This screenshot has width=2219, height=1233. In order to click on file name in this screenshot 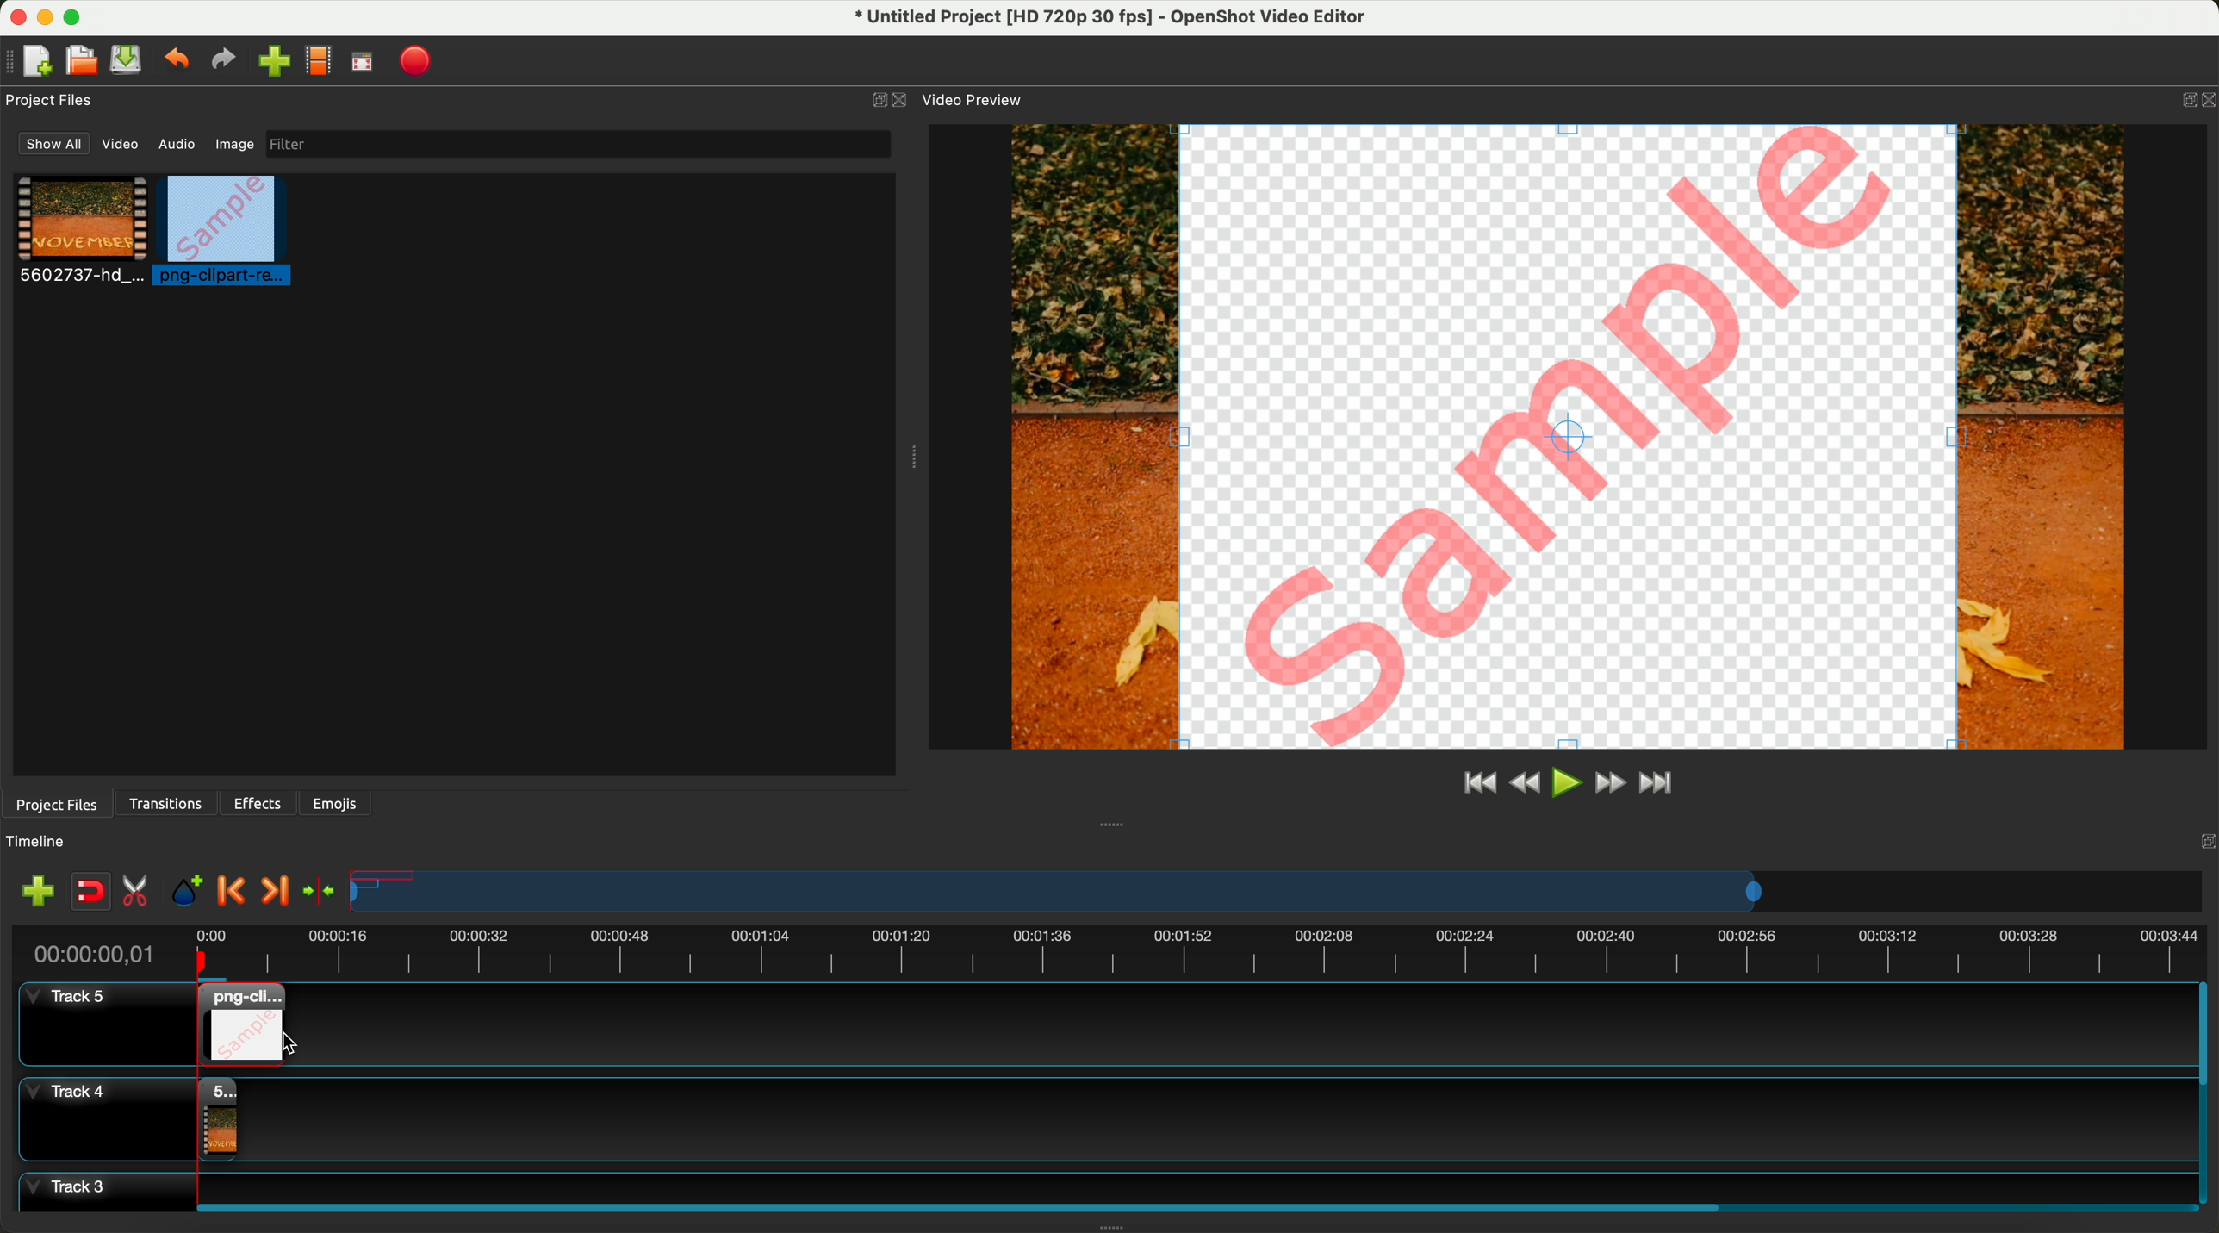, I will do `click(1100, 20)`.